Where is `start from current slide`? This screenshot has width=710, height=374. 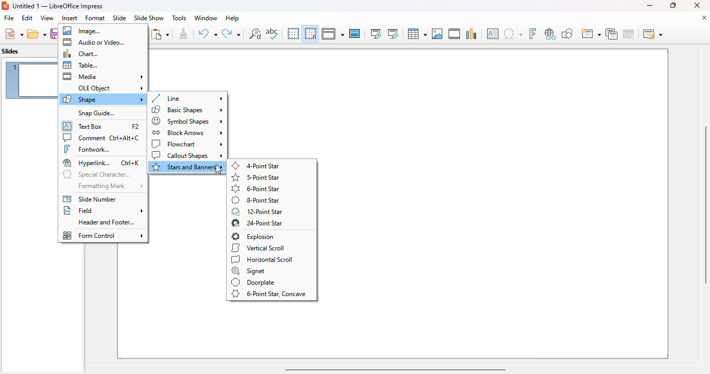
start from current slide is located at coordinates (393, 34).